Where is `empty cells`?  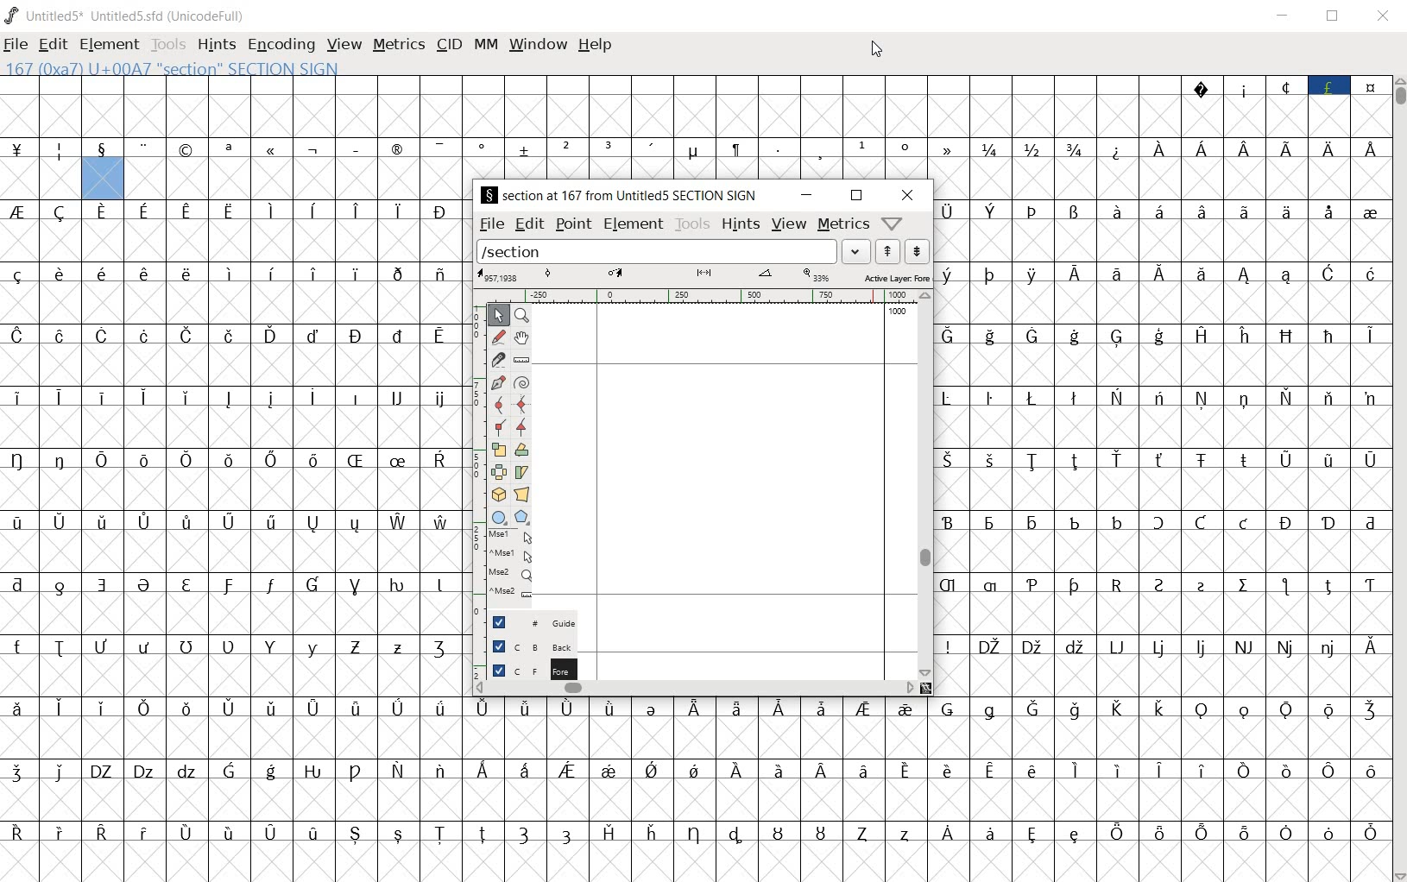 empty cells is located at coordinates (235, 242).